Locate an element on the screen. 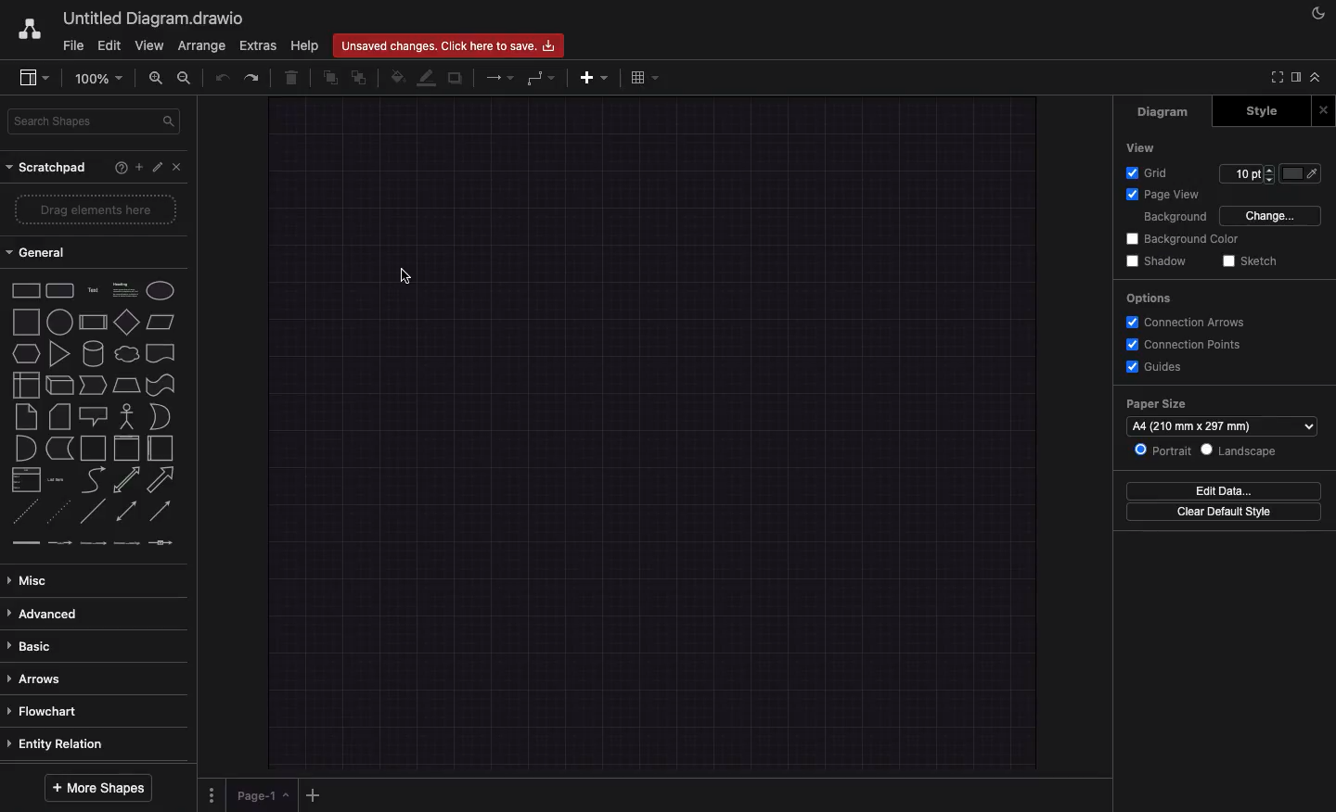 Image resolution: width=1336 pixels, height=812 pixels. Scratchpad is located at coordinates (46, 165).